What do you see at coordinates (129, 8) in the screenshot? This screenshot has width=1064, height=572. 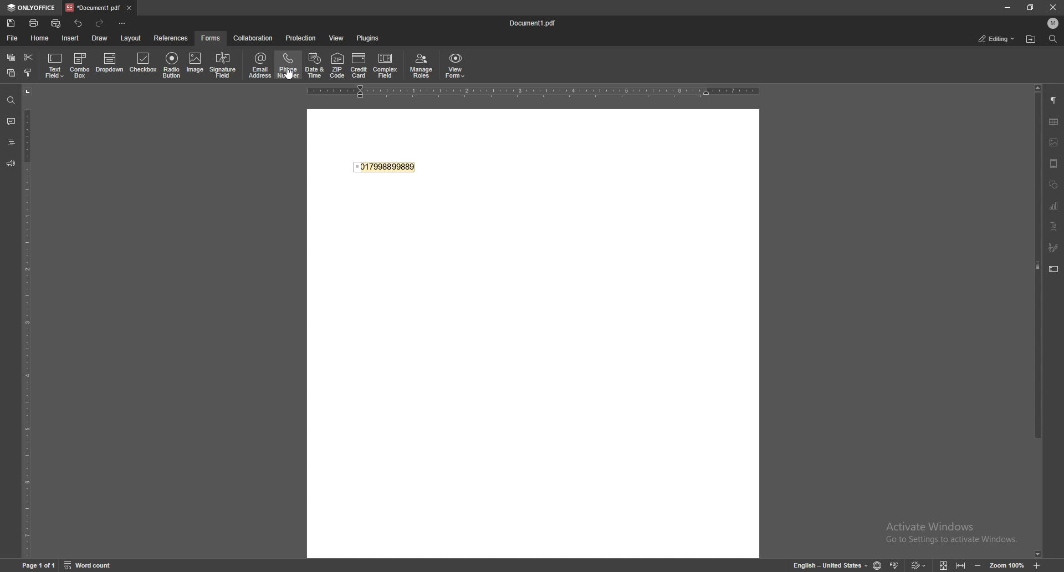 I see `close` at bounding box center [129, 8].